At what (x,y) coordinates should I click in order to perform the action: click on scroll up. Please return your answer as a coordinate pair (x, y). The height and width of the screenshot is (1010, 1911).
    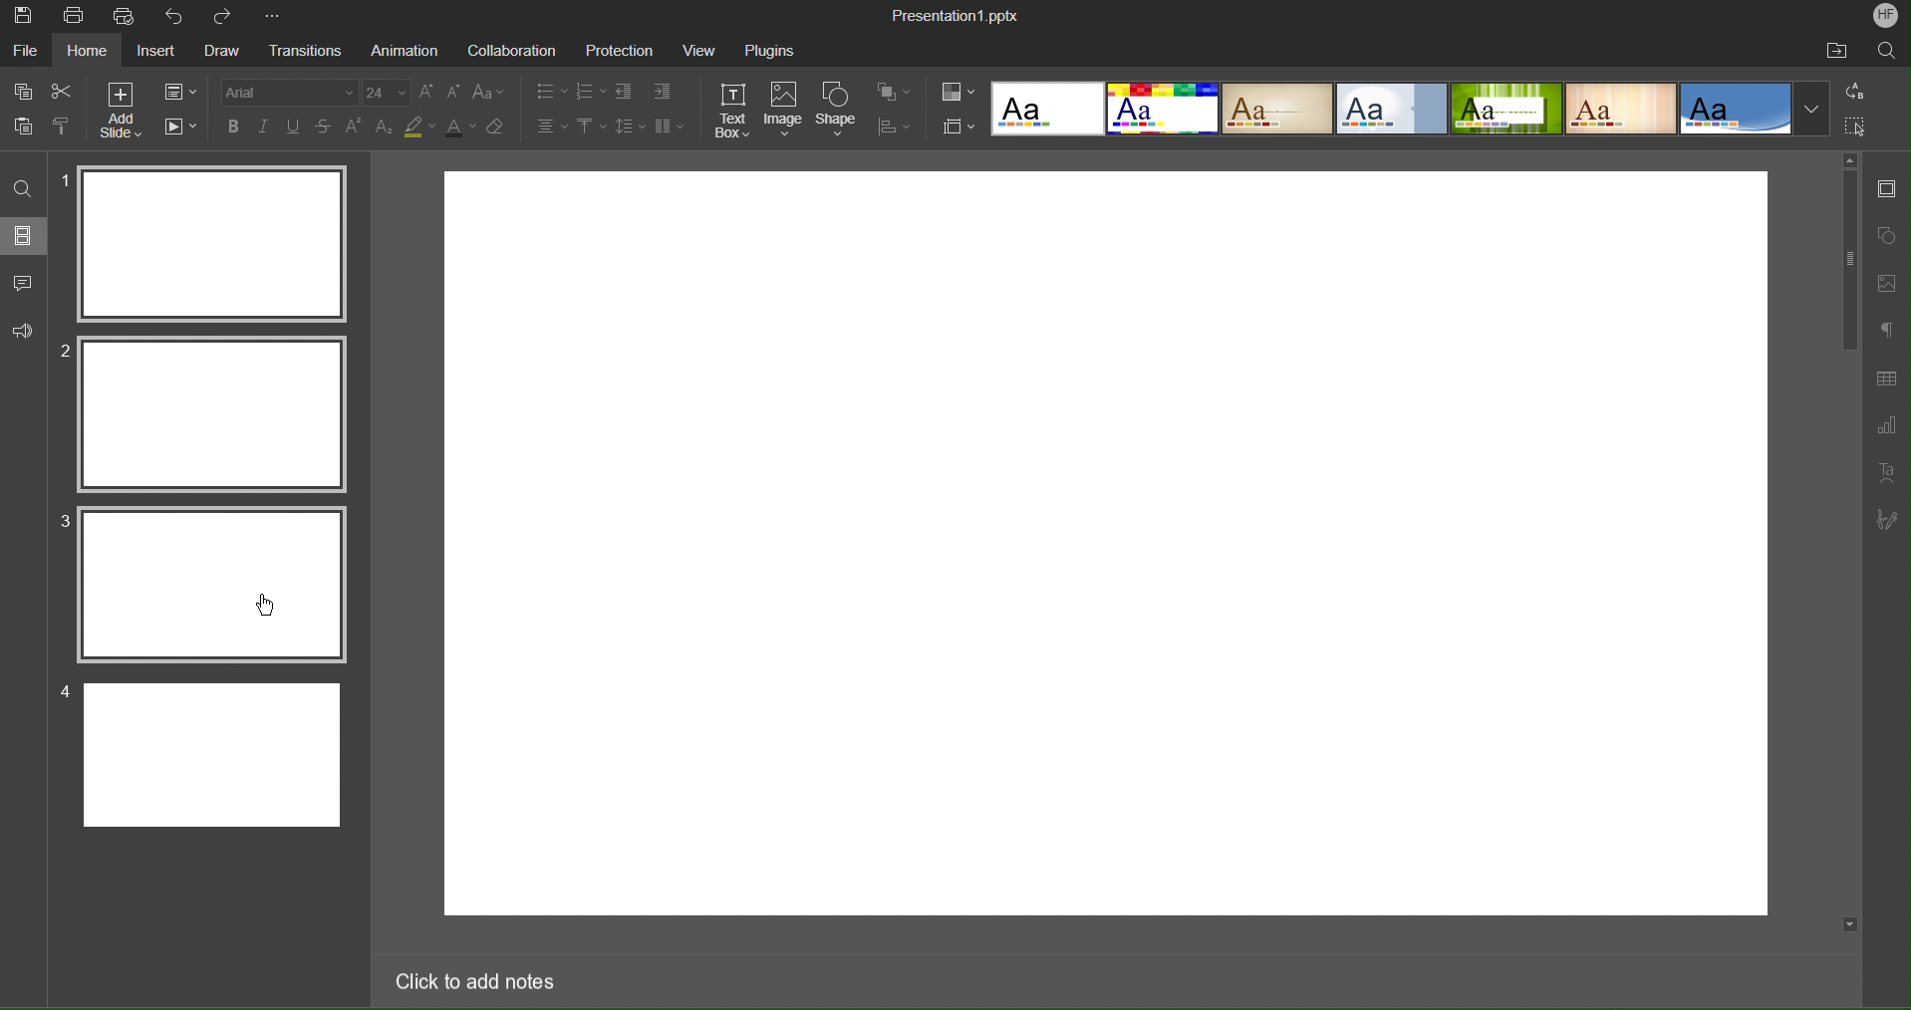
    Looking at the image, I should click on (1849, 158).